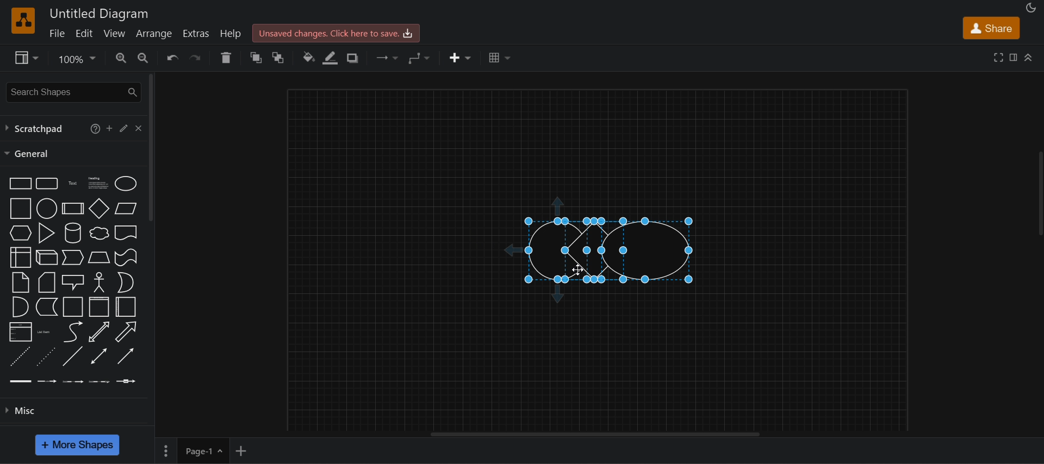  Describe the element at coordinates (72, 356) in the screenshot. I see `line` at that location.